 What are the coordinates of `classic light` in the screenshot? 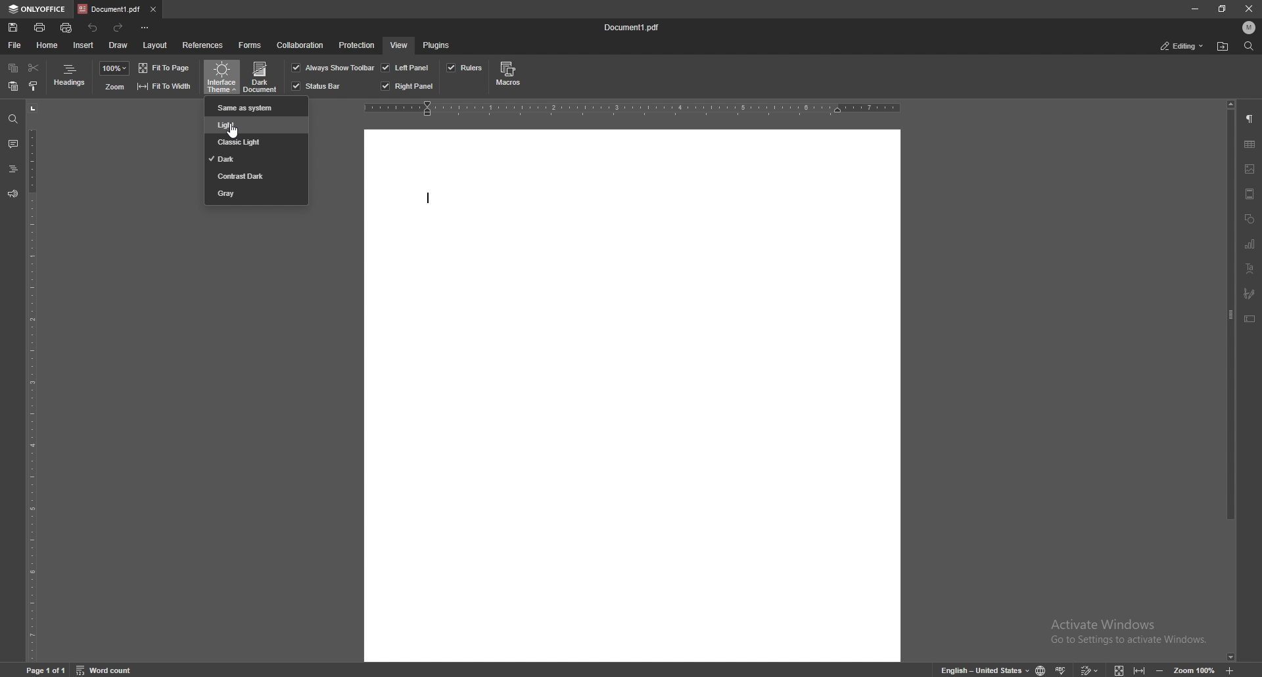 It's located at (254, 143).